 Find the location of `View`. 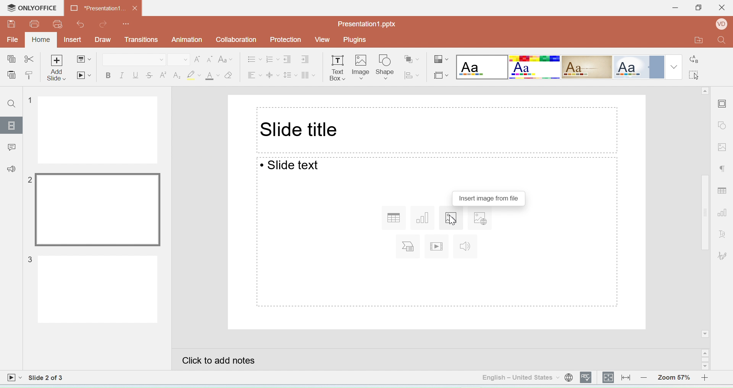

View is located at coordinates (322, 40).